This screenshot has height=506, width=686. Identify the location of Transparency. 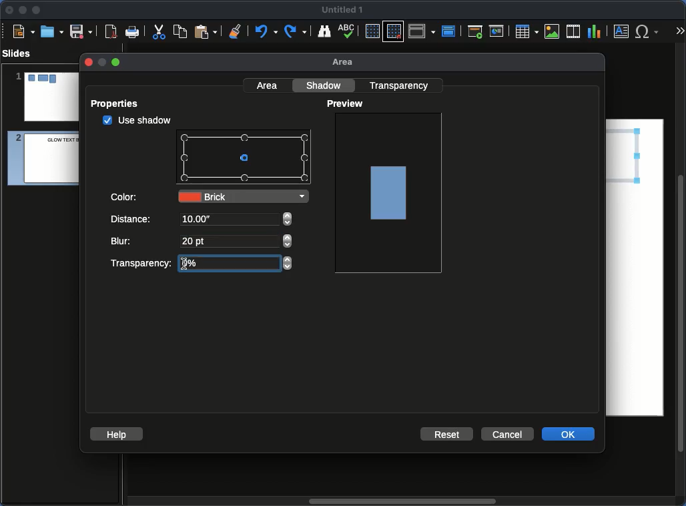
(401, 85).